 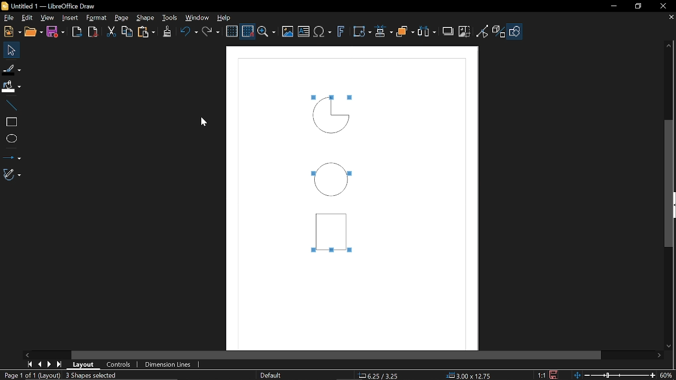 I want to click on Fill line, so click(x=12, y=69).